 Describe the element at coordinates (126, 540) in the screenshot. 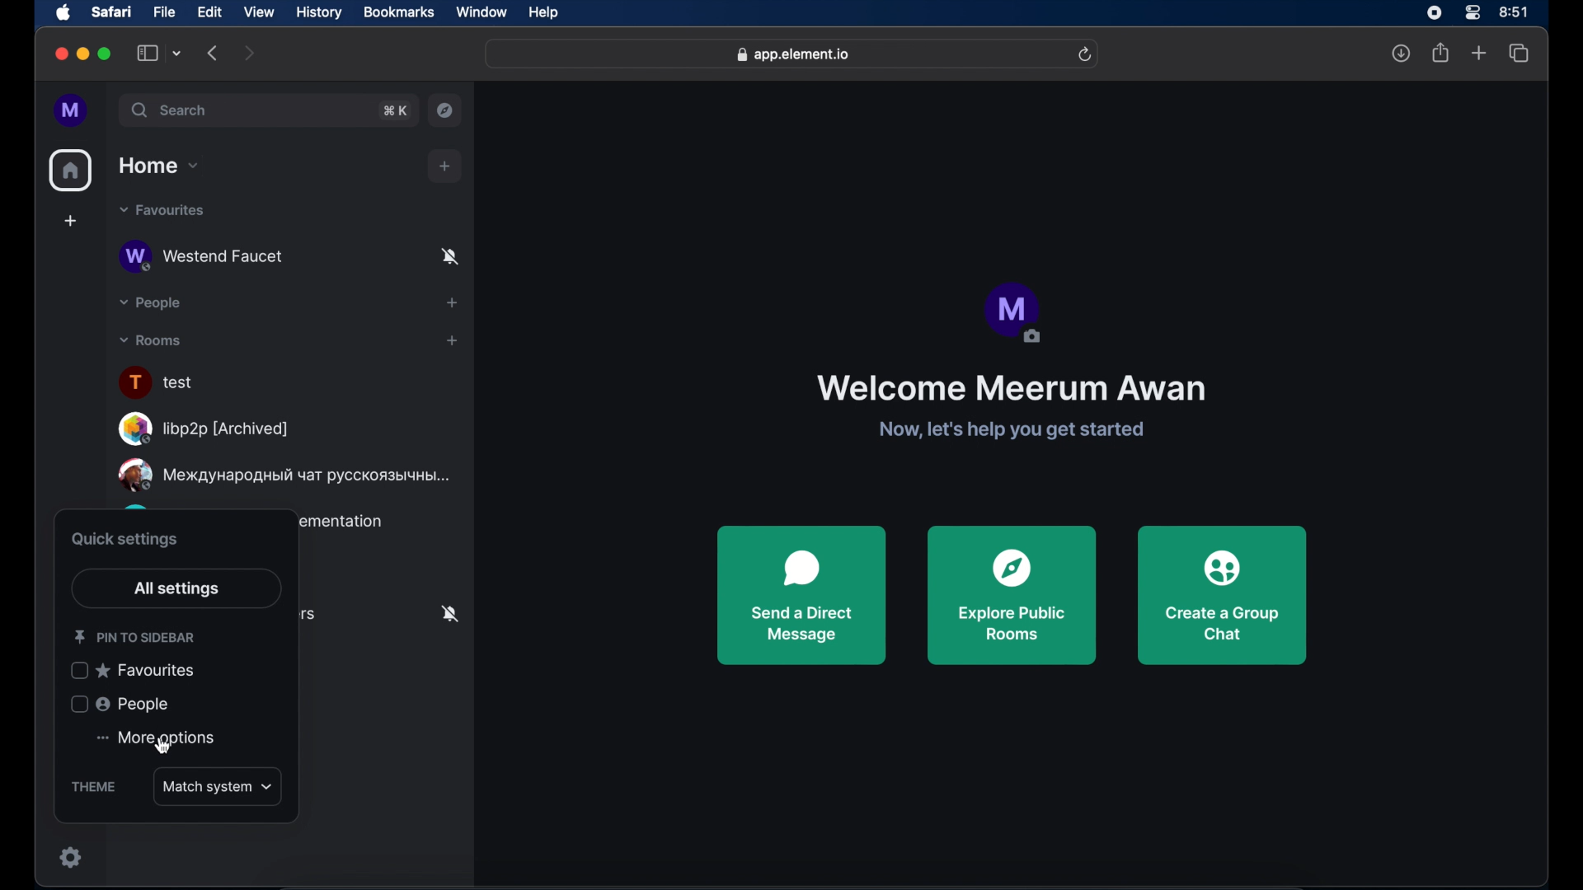

I see `quick settings` at that location.